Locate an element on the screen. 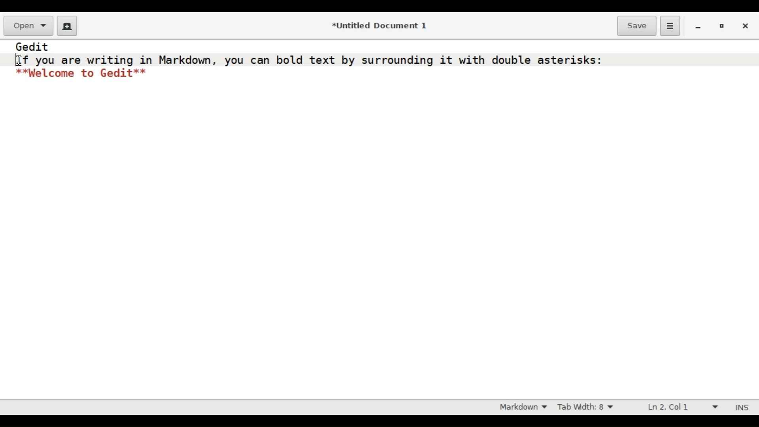 This screenshot has width=759, height=427. Save is located at coordinates (636, 25).